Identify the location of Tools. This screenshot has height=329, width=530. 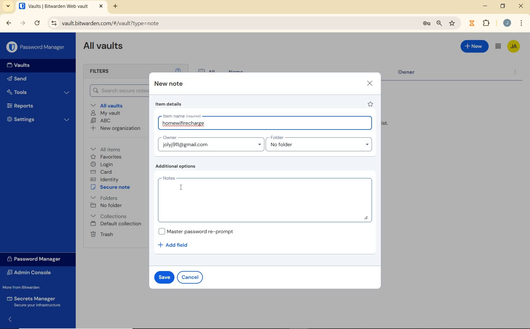
(39, 92).